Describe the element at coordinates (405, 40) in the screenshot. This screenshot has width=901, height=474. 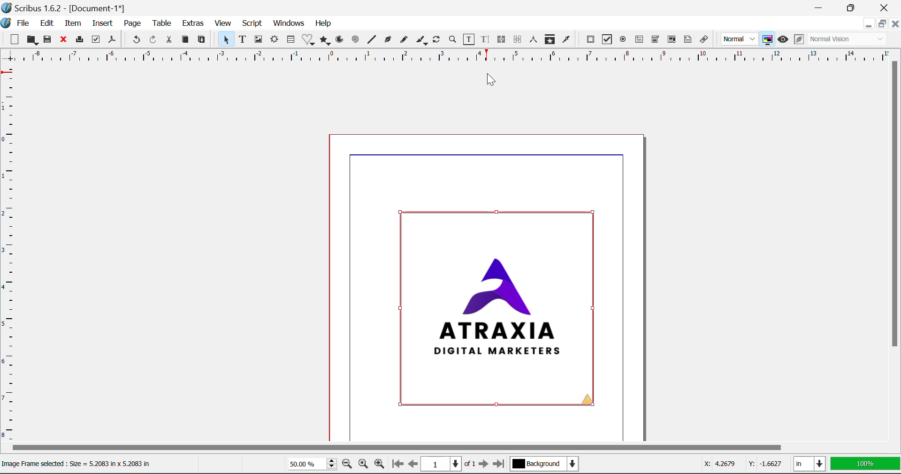
I see `Freehand Line` at that location.